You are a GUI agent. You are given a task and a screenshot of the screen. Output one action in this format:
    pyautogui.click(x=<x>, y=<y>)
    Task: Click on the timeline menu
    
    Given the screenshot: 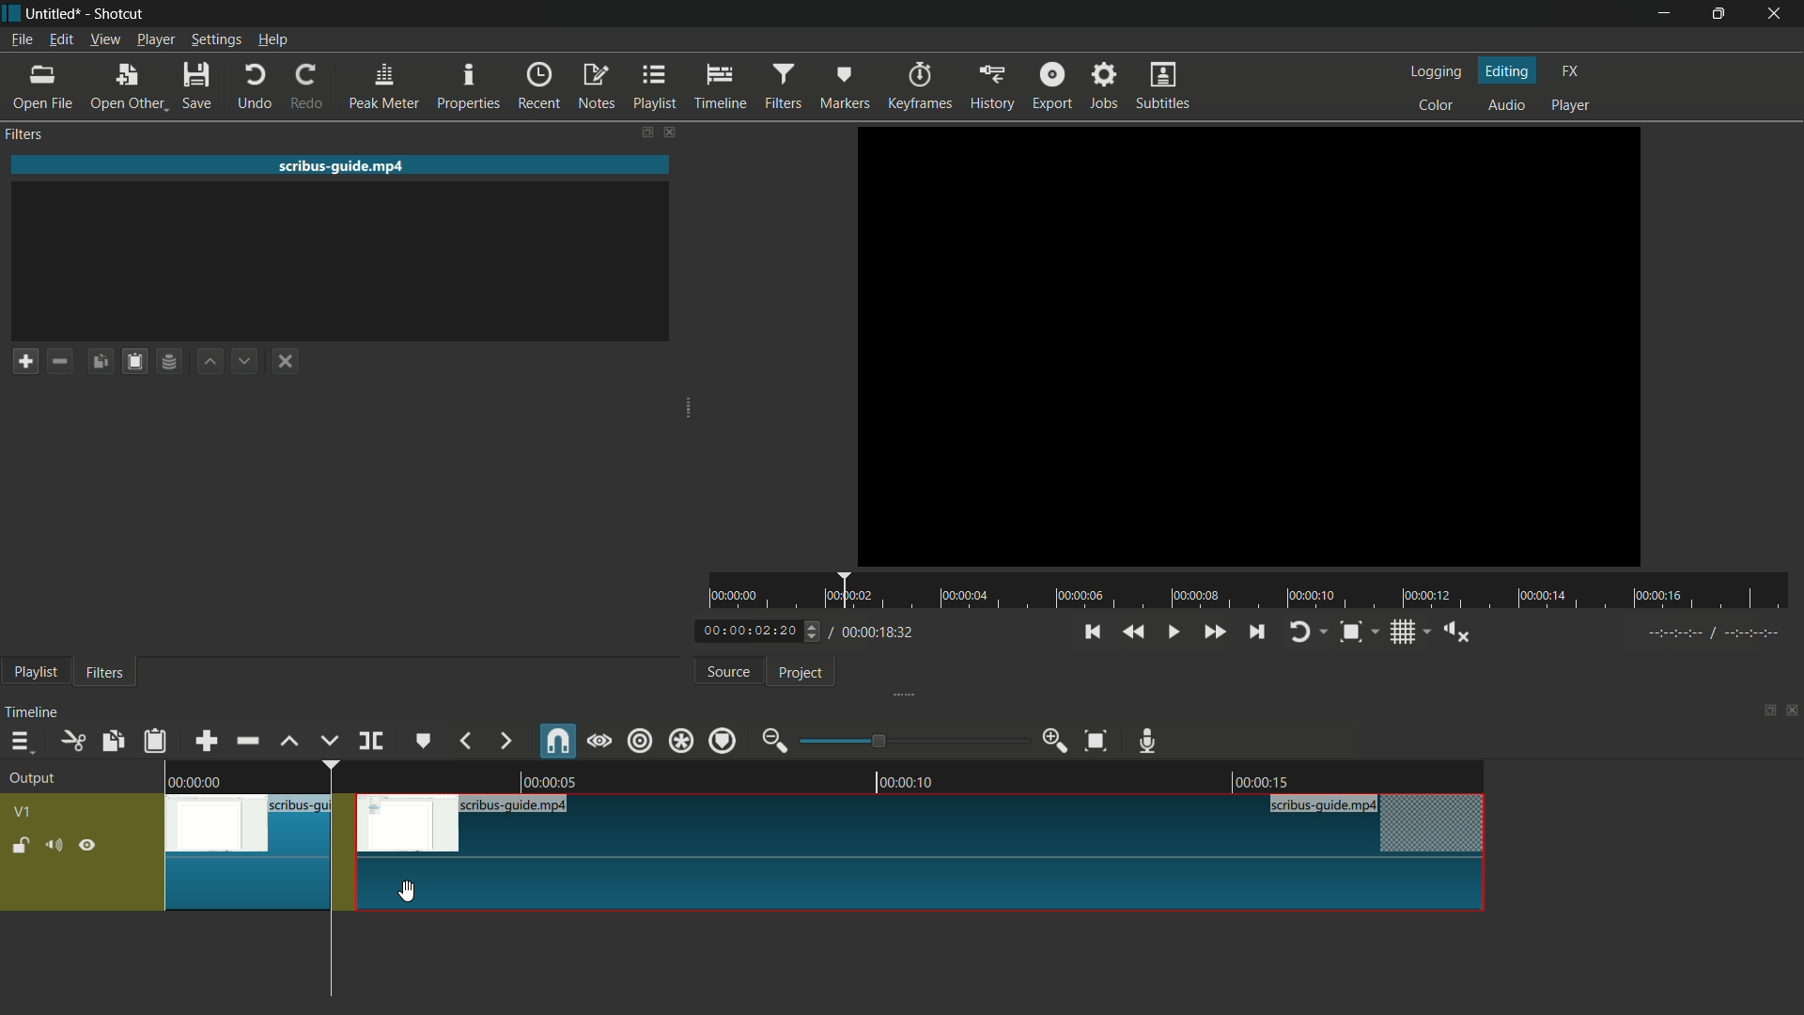 What is the action you would take?
    pyautogui.click(x=19, y=742)
    